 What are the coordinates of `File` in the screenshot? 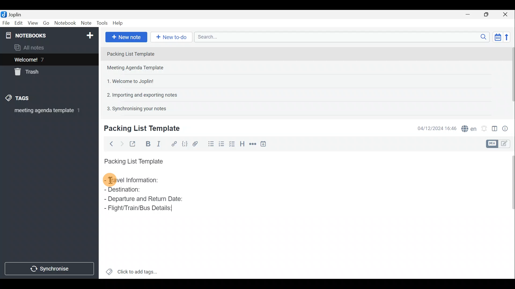 It's located at (5, 22).